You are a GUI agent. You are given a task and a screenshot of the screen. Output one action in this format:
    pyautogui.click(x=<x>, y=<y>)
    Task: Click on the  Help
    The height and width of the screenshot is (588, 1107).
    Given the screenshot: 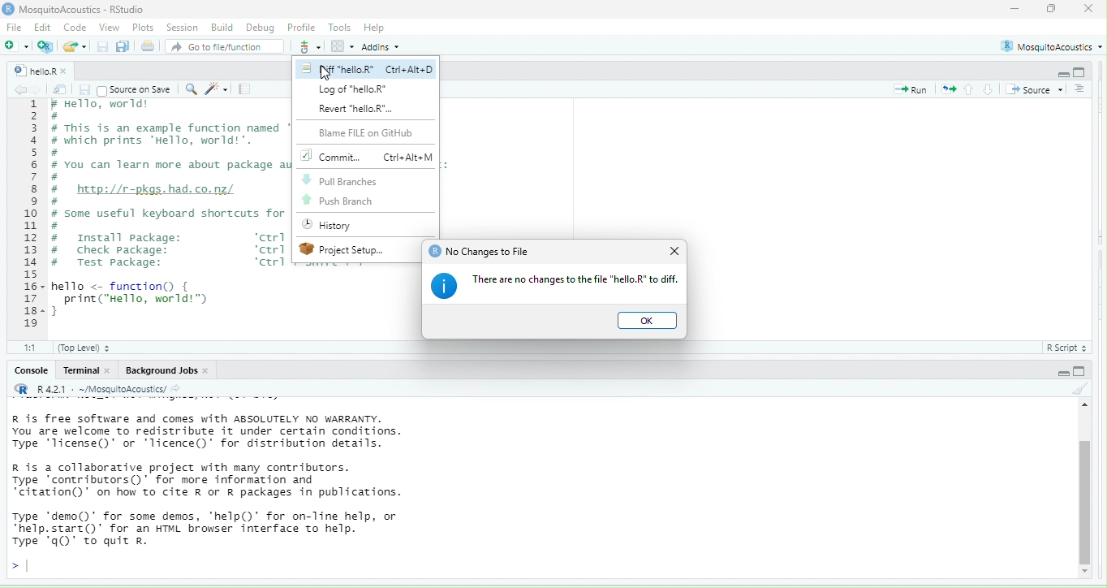 What is the action you would take?
    pyautogui.click(x=376, y=28)
    